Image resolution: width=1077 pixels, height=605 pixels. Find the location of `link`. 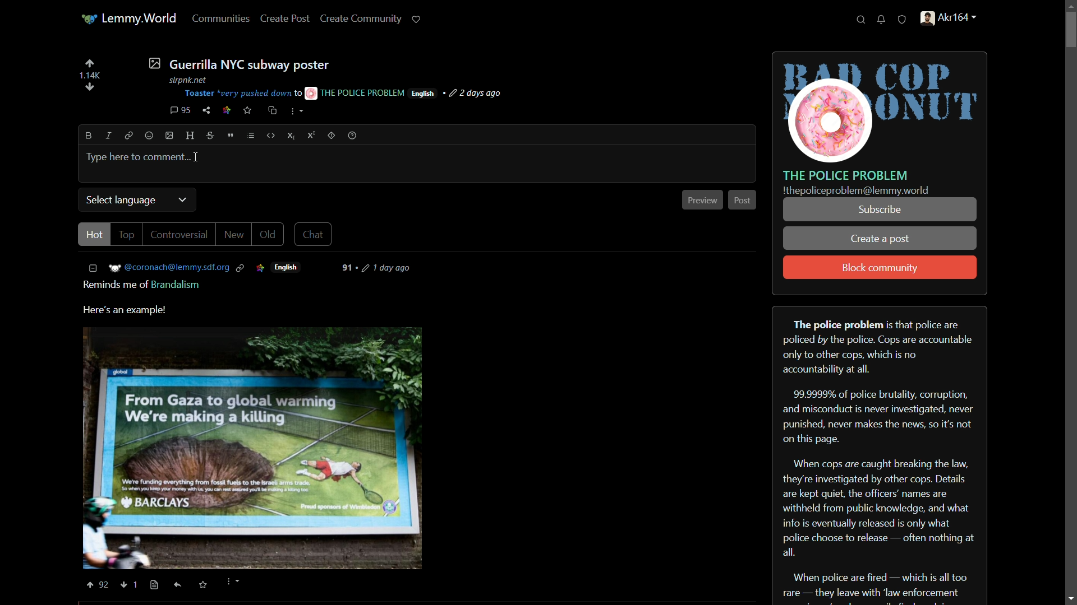

link is located at coordinates (243, 268).